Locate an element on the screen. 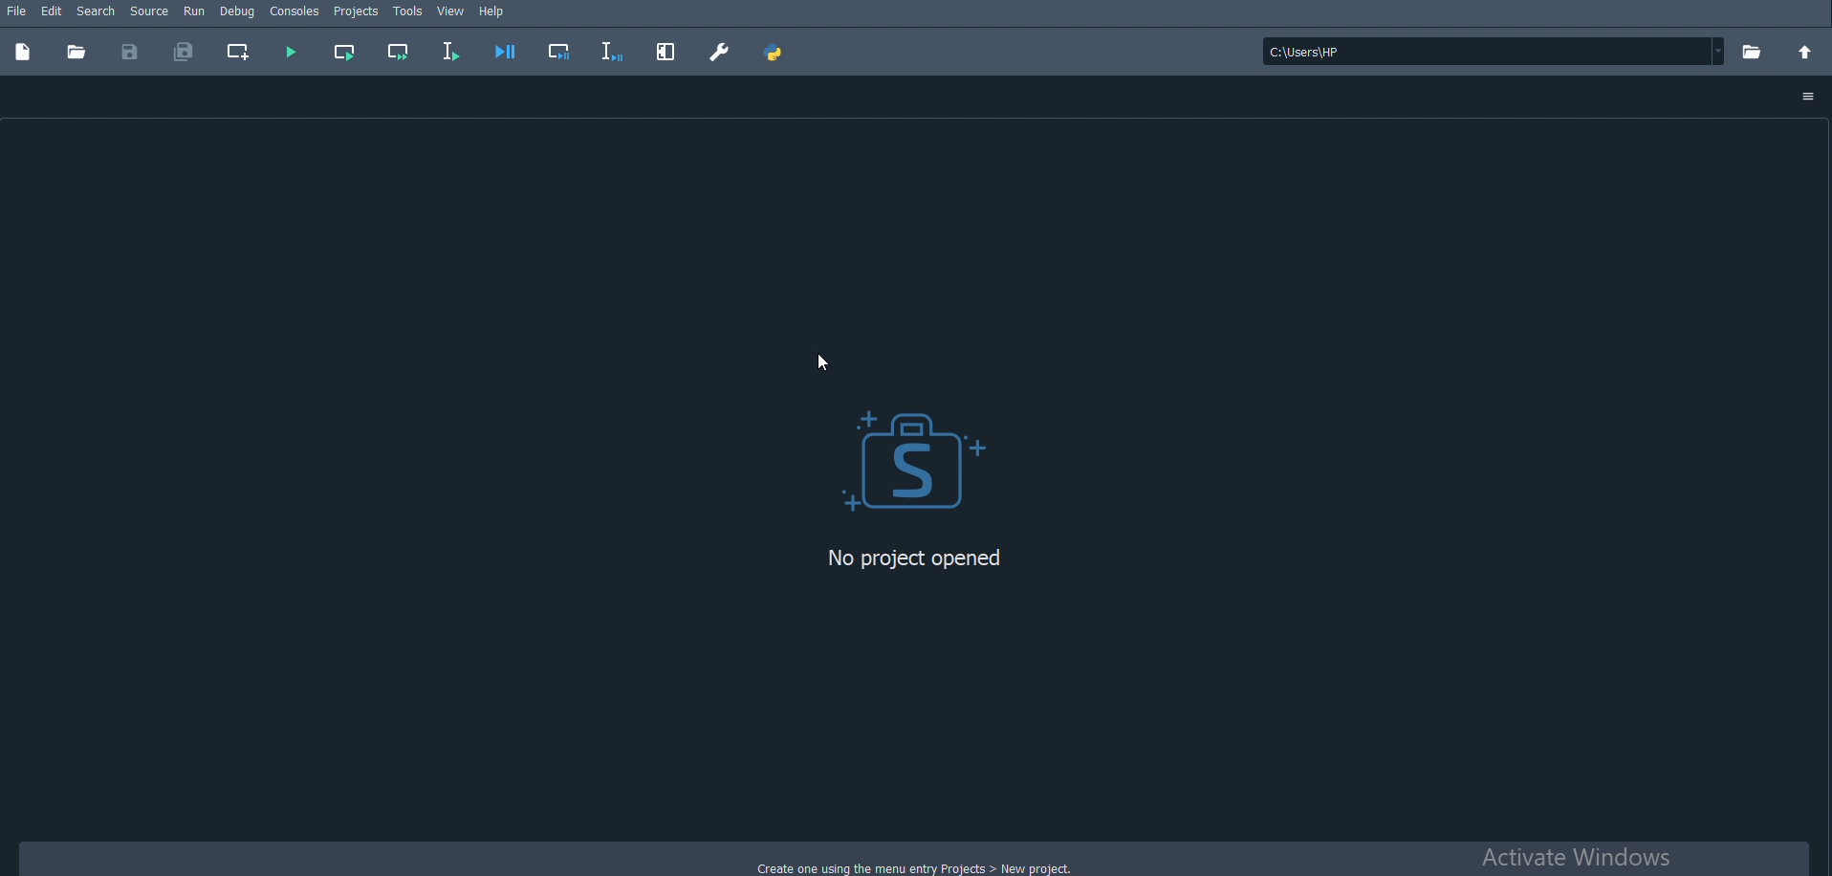 This screenshot has width=1832, height=876. Save file is located at coordinates (135, 50).